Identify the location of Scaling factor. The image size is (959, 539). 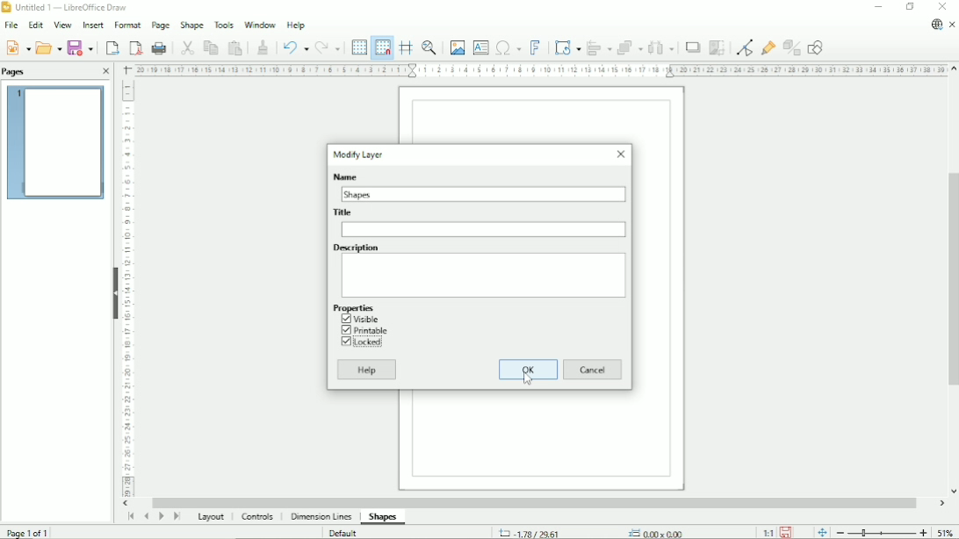
(768, 532).